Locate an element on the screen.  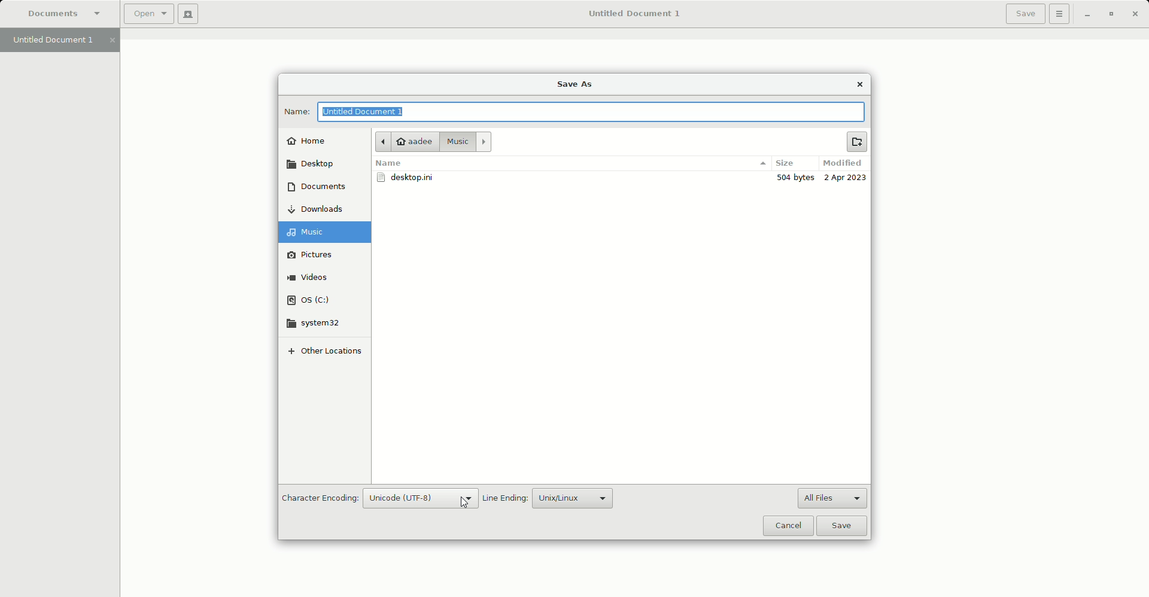
File name is located at coordinates (597, 111).